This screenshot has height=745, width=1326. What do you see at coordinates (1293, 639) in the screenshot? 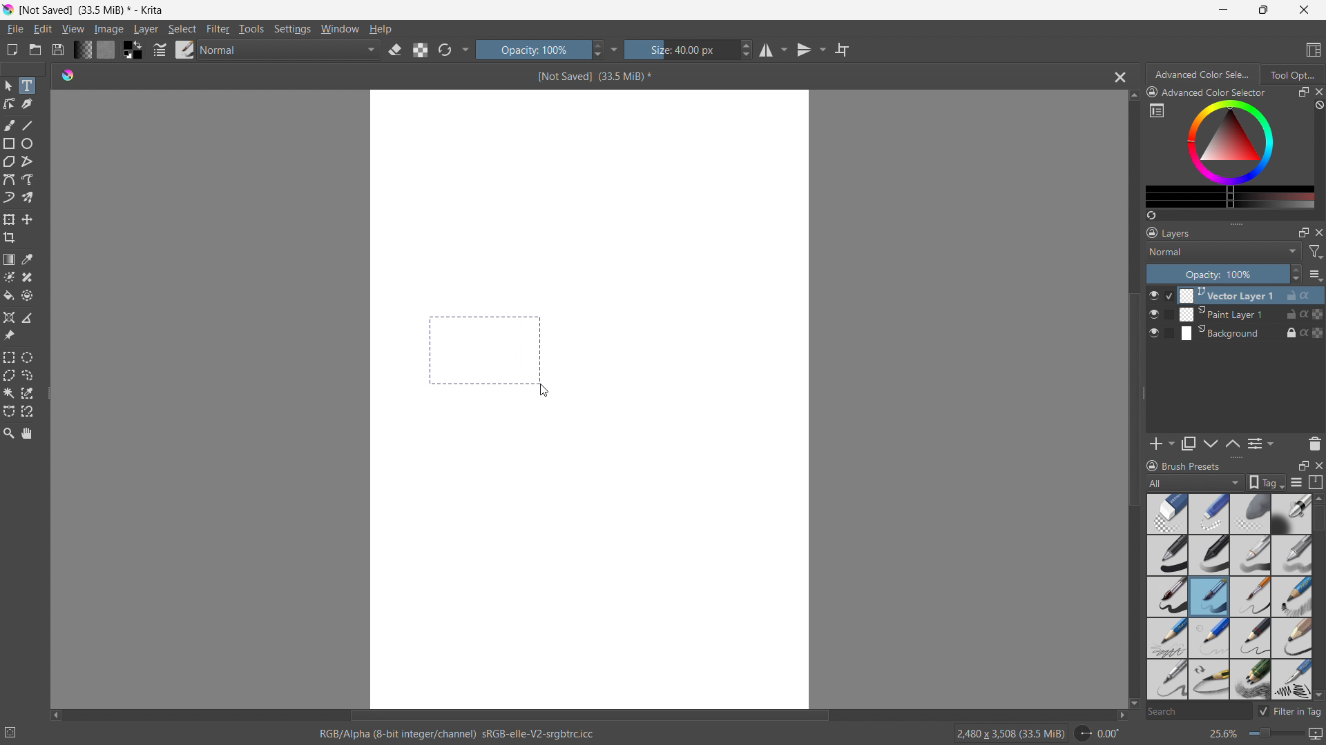
I see `bold pencil` at bounding box center [1293, 639].